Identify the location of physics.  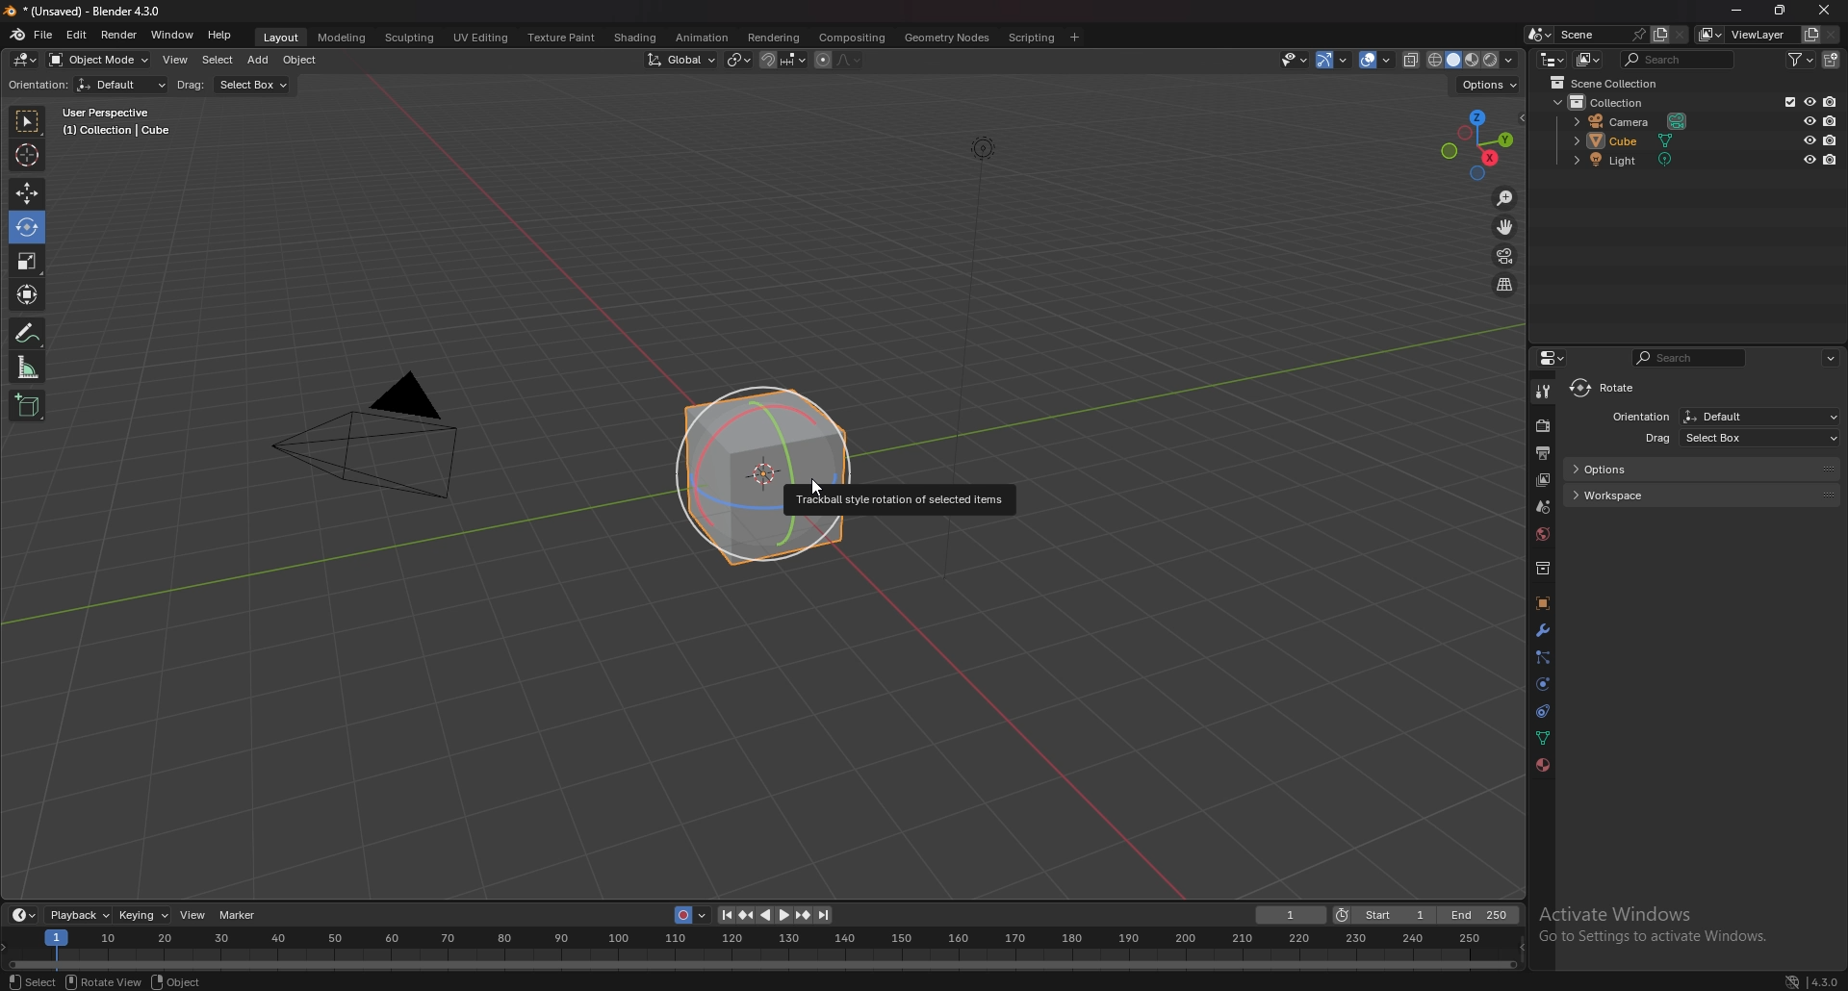
(1543, 684).